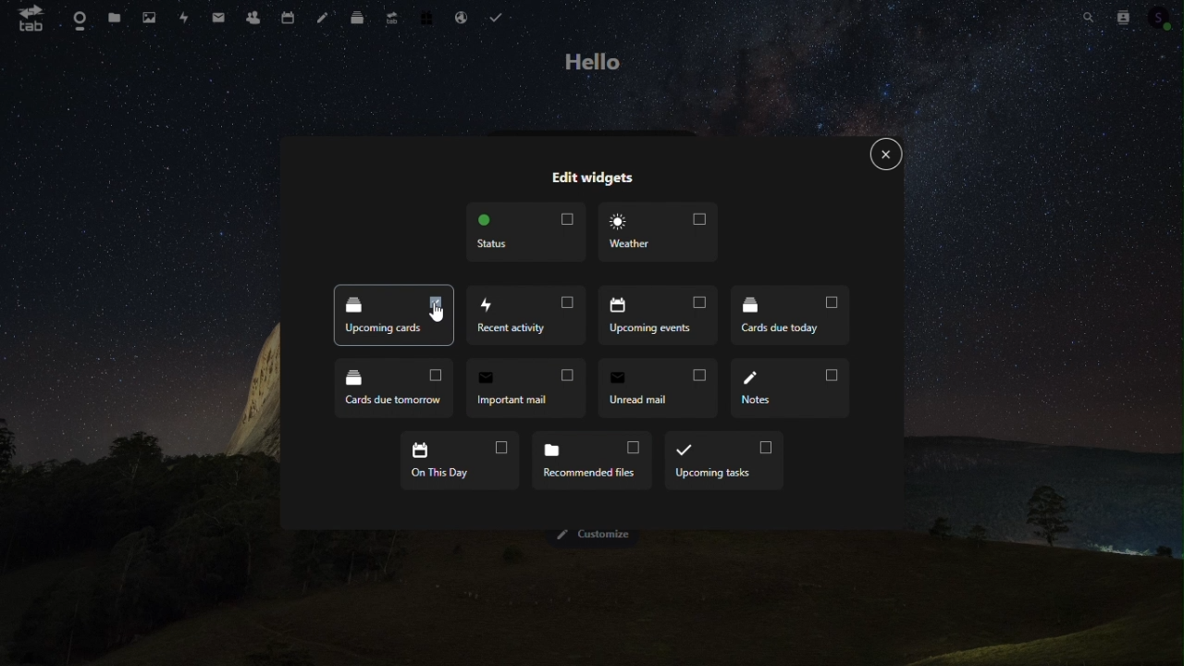 The image size is (1184, 666). Describe the element at coordinates (425, 19) in the screenshot. I see `Free trial` at that location.